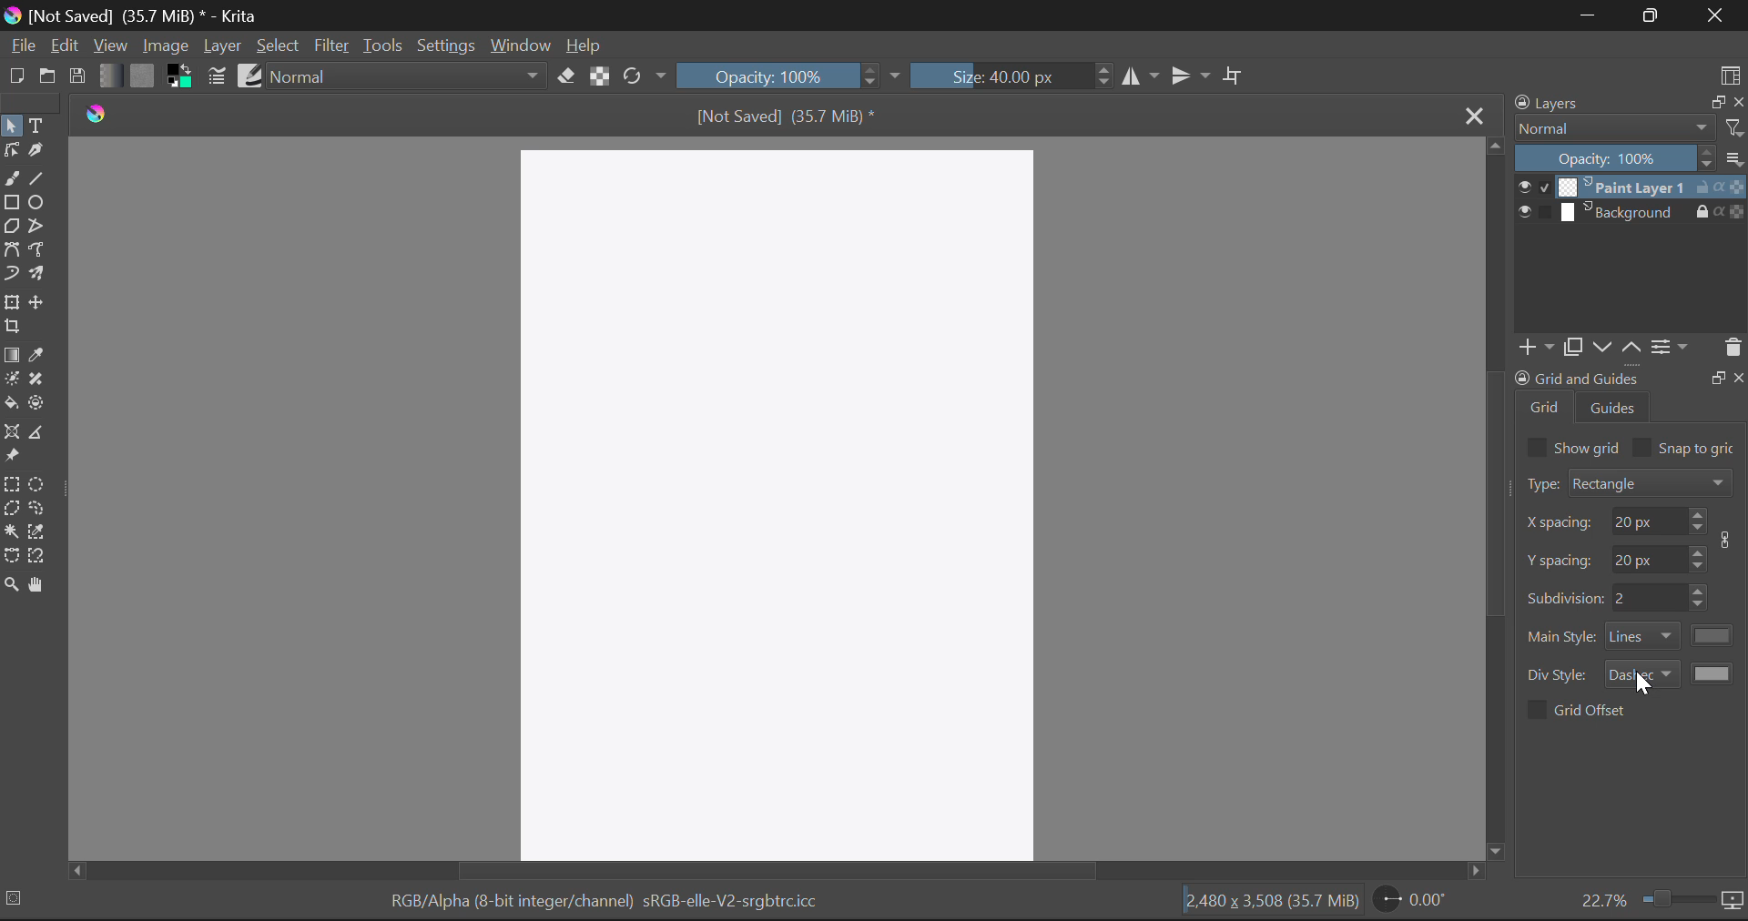 The width and height of the screenshot is (1748, 921). Describe the element at coordinates (12, 327) in the screenshot. I see `Crop` at that location.